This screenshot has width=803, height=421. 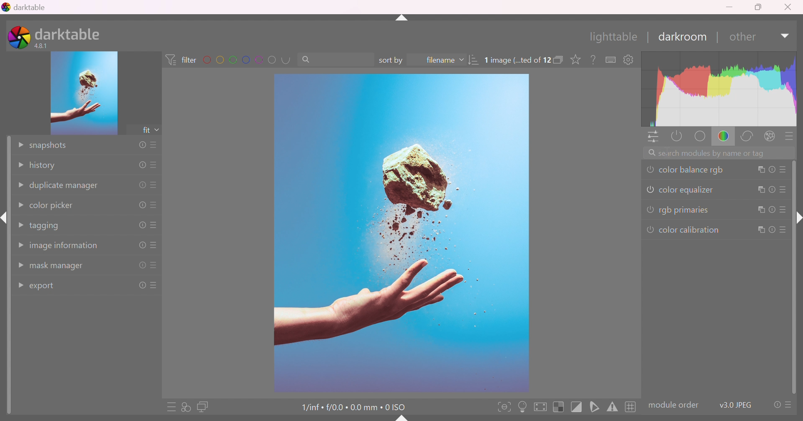 What do you see at coordinates (731, 7) in the screenshot?
I see `Minimize` at bounding box center [731, 7].